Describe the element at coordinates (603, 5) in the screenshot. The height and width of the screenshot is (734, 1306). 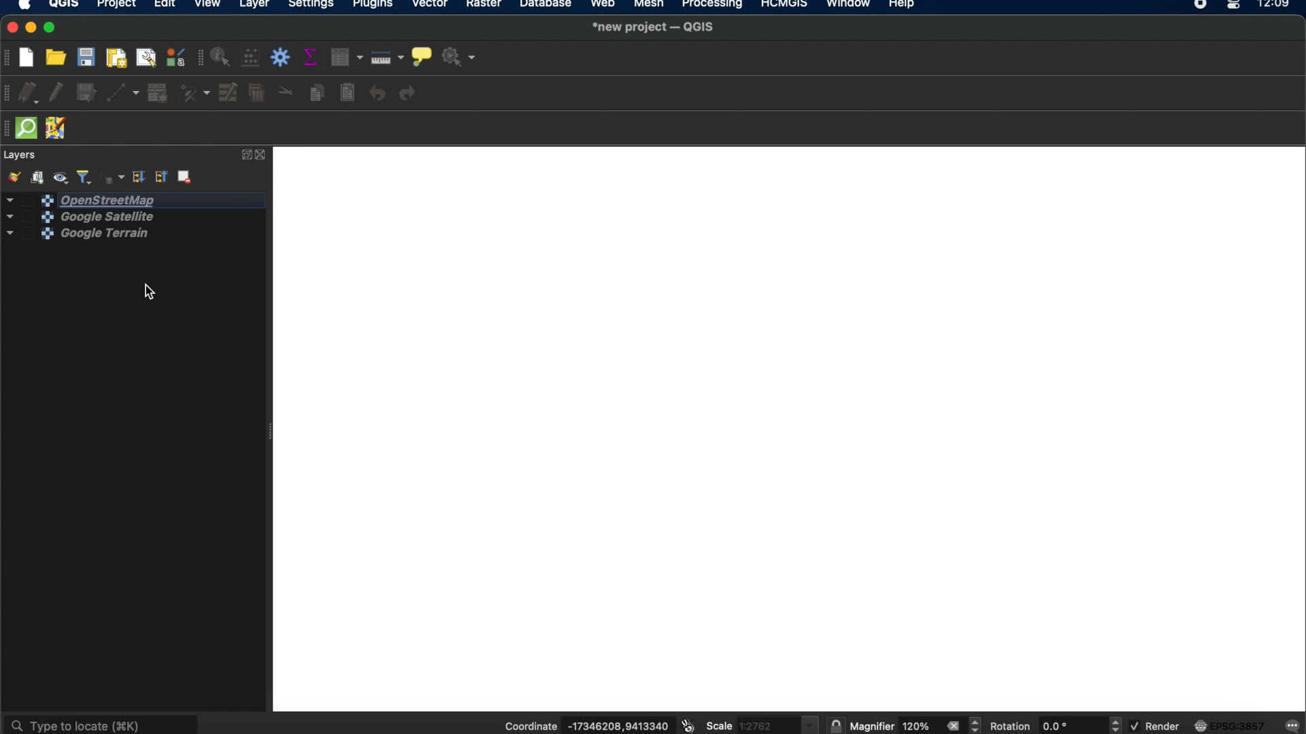
I see `web` at that location.